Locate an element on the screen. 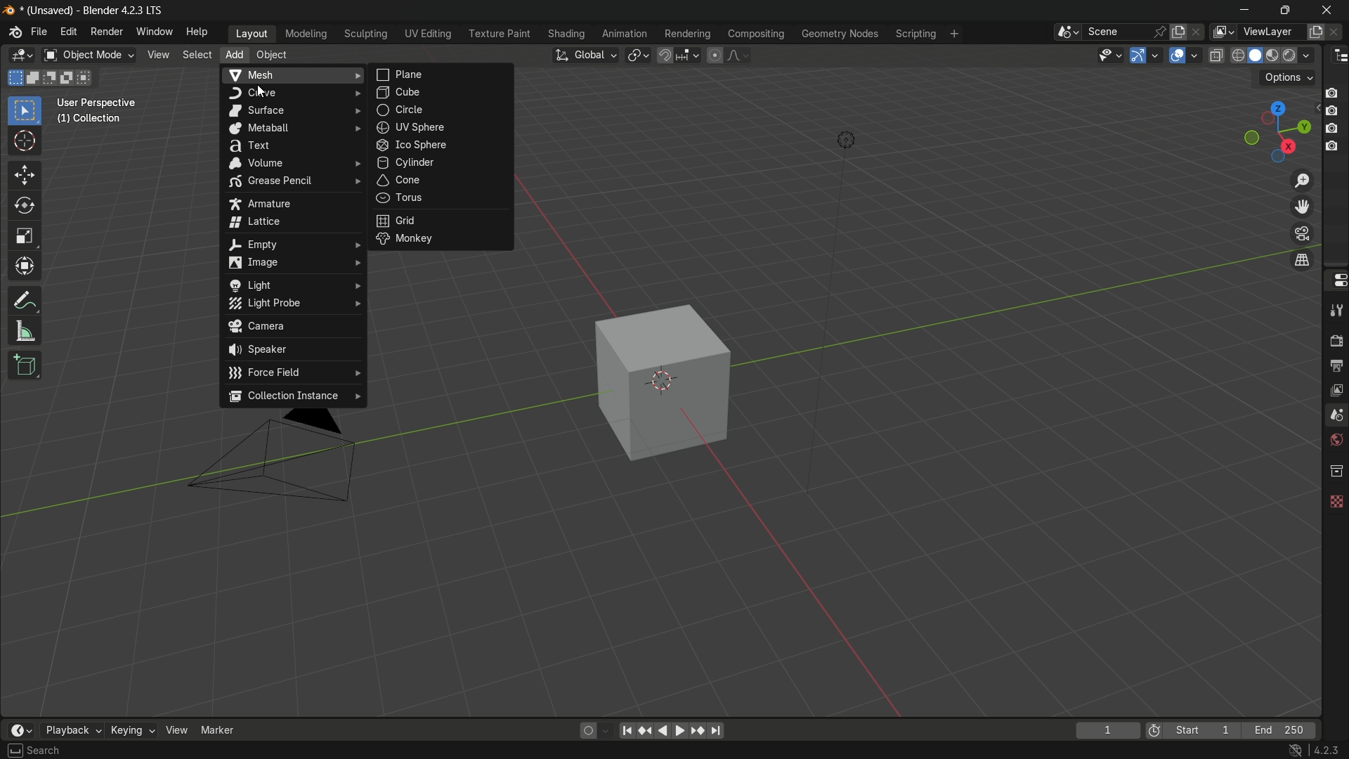  tools is located at coordinates (1335, 308).